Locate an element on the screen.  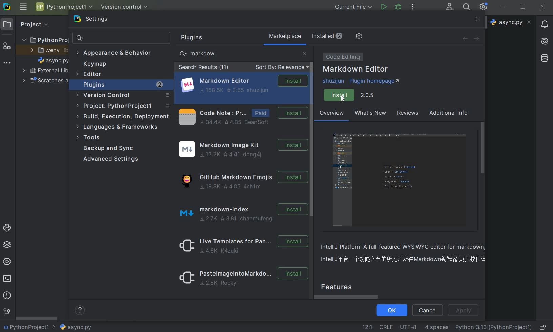
ide and project settings is located at coordinates (484, 7).